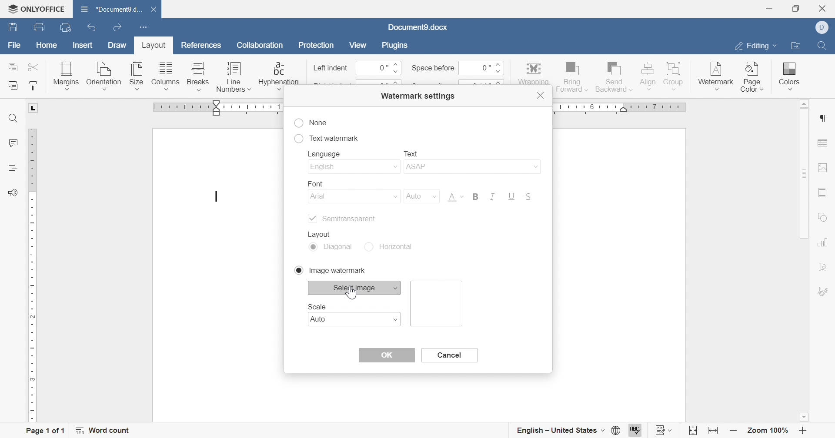 The height and width of the screenshot is (438, 835). Describe the element at coordinates (109, 9) in the screenshot. I see `document name` at that location.